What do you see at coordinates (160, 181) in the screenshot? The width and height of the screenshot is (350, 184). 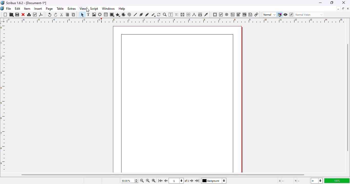 I see `go to the first page` at bounding box center [160, 181].